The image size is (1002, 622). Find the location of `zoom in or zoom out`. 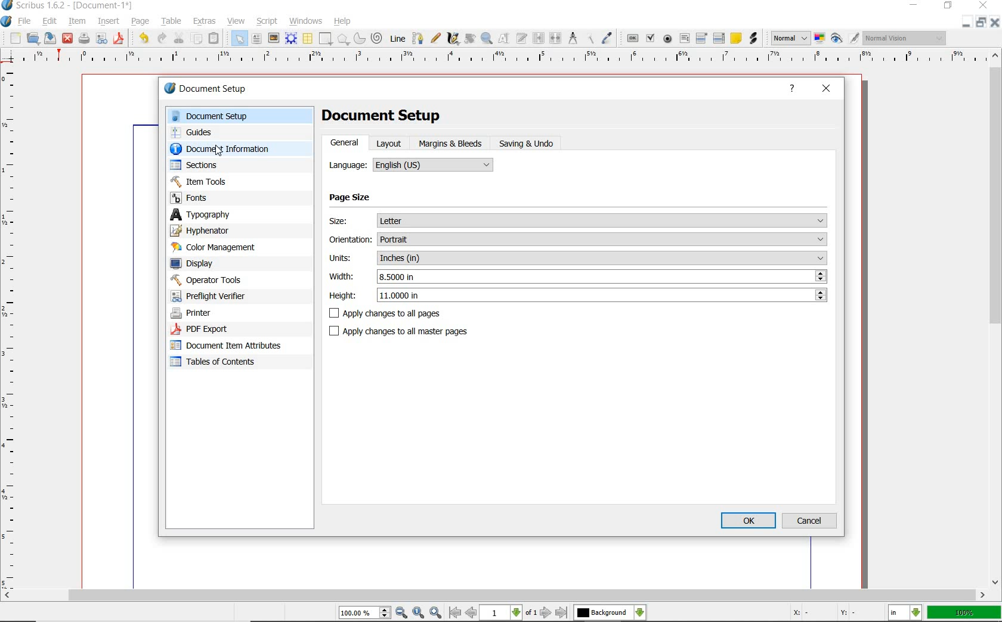

zoom in or zoom out is located at coordinates (487, 39).